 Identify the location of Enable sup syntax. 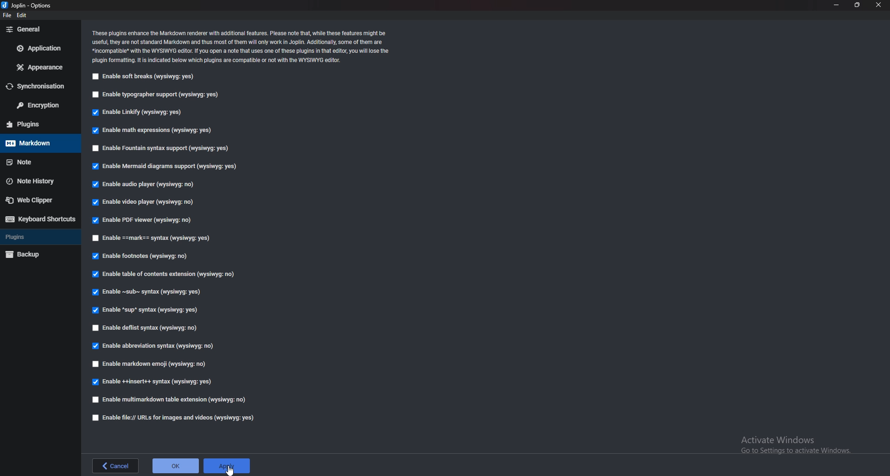
(146, 310).